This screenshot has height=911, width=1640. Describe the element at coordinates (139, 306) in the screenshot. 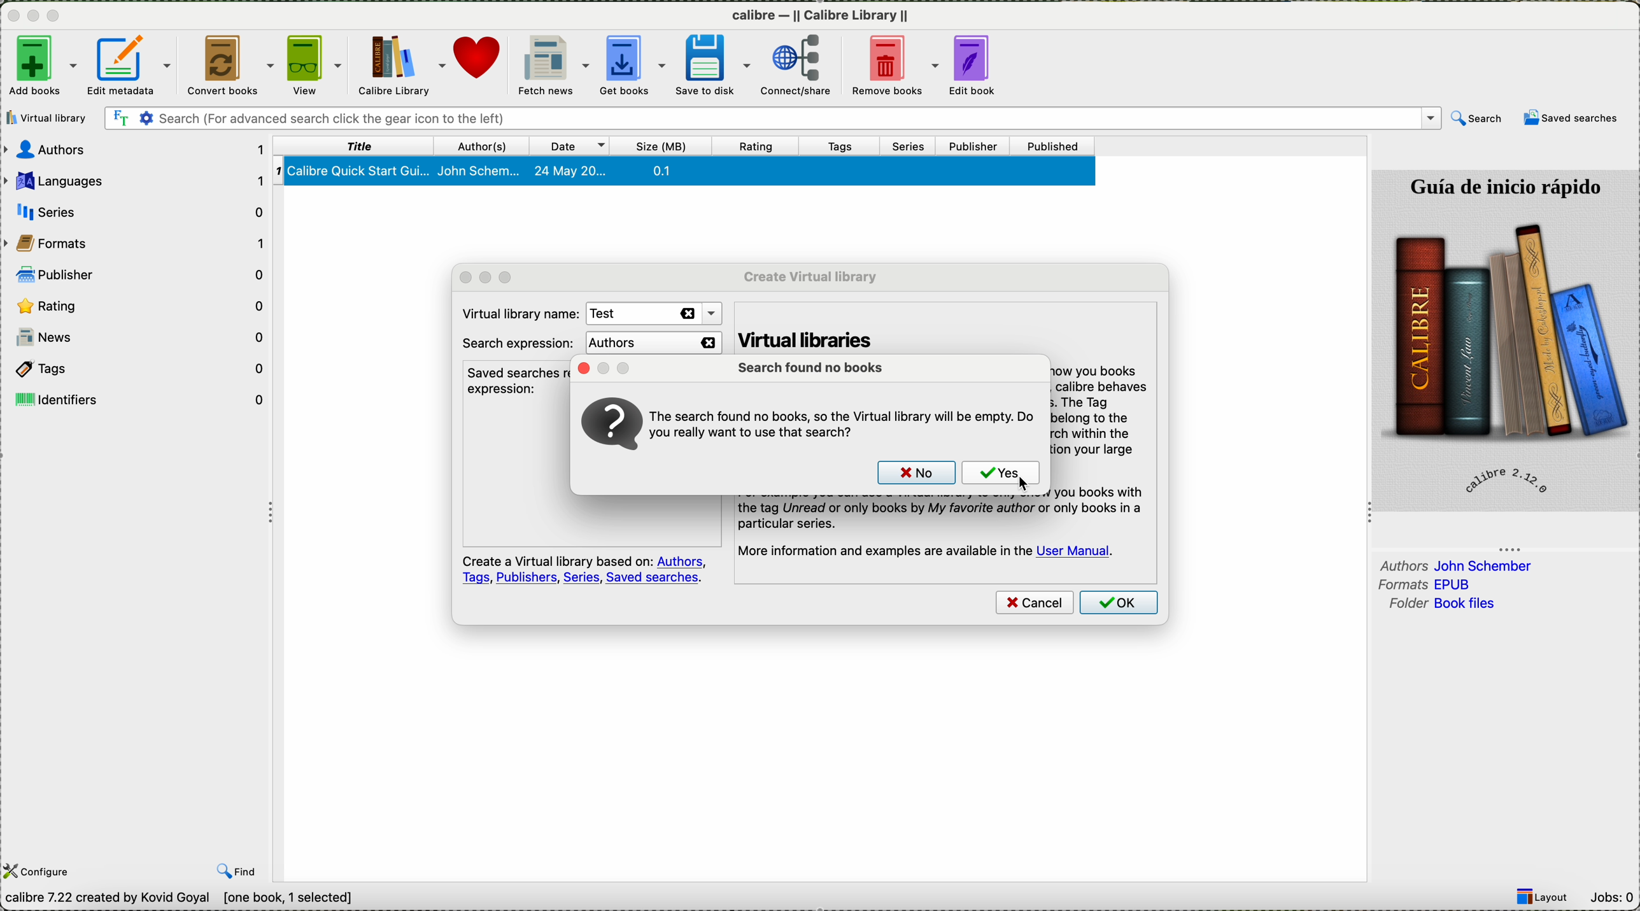

I see `rating` at that location.